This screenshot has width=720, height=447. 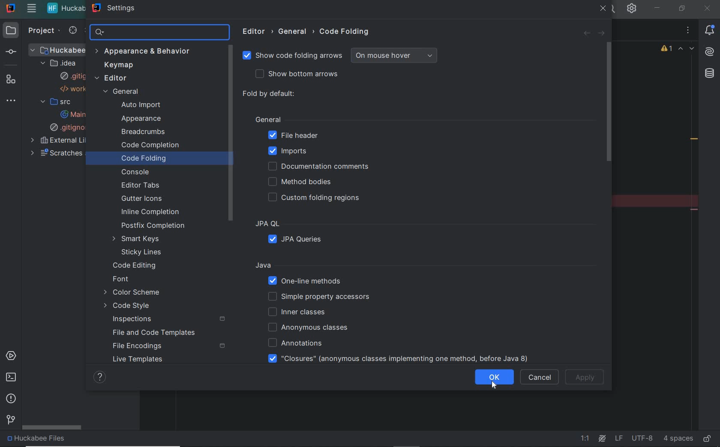 What do you see at coordinates (152, 225) in the screenshot?
I see `postfix completion` at bounding box center [152, 225].